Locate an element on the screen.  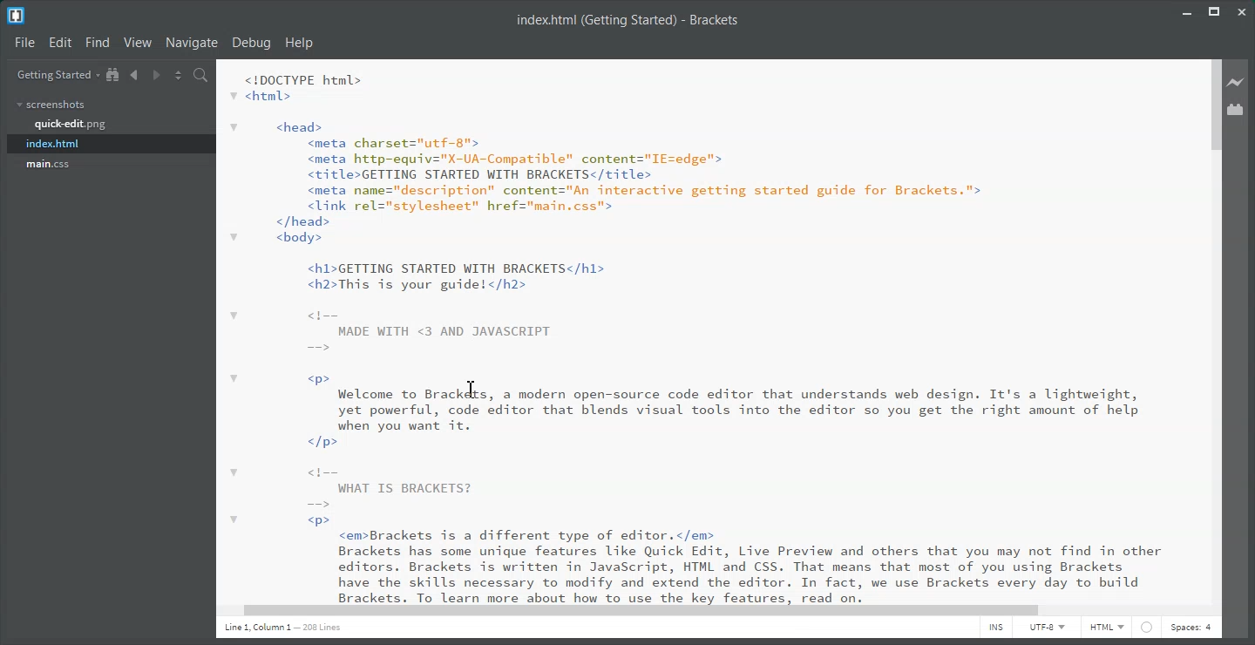
View is located at coordinates (140, 43).